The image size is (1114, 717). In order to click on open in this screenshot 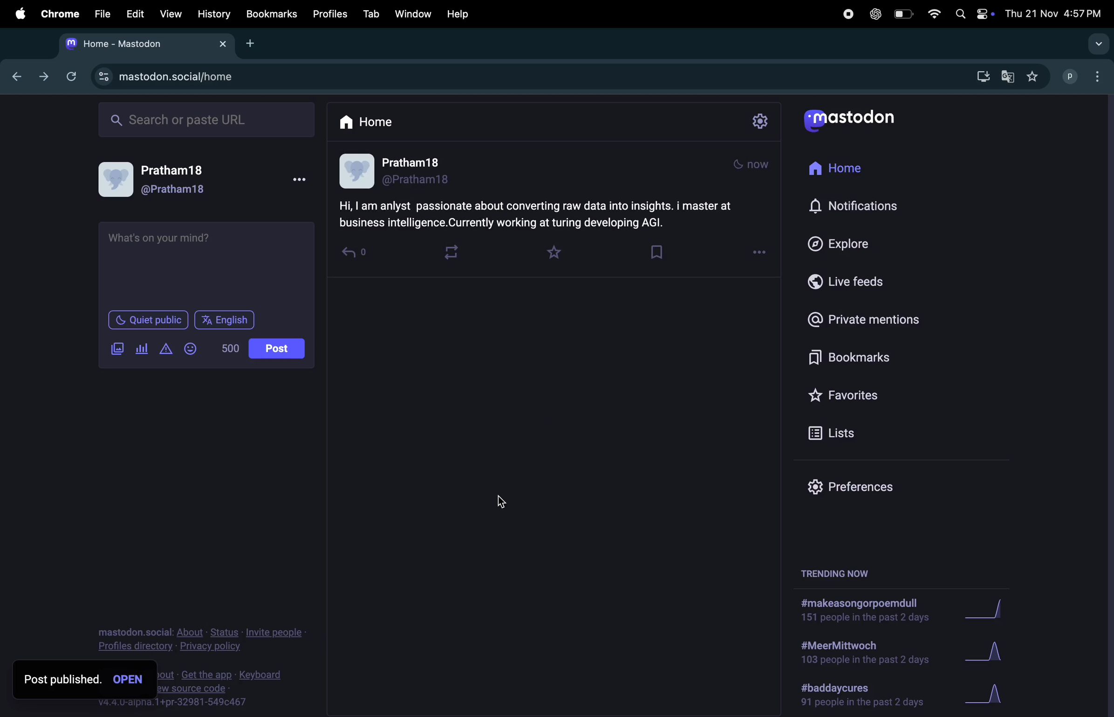, I will do `click(131, 681)`.